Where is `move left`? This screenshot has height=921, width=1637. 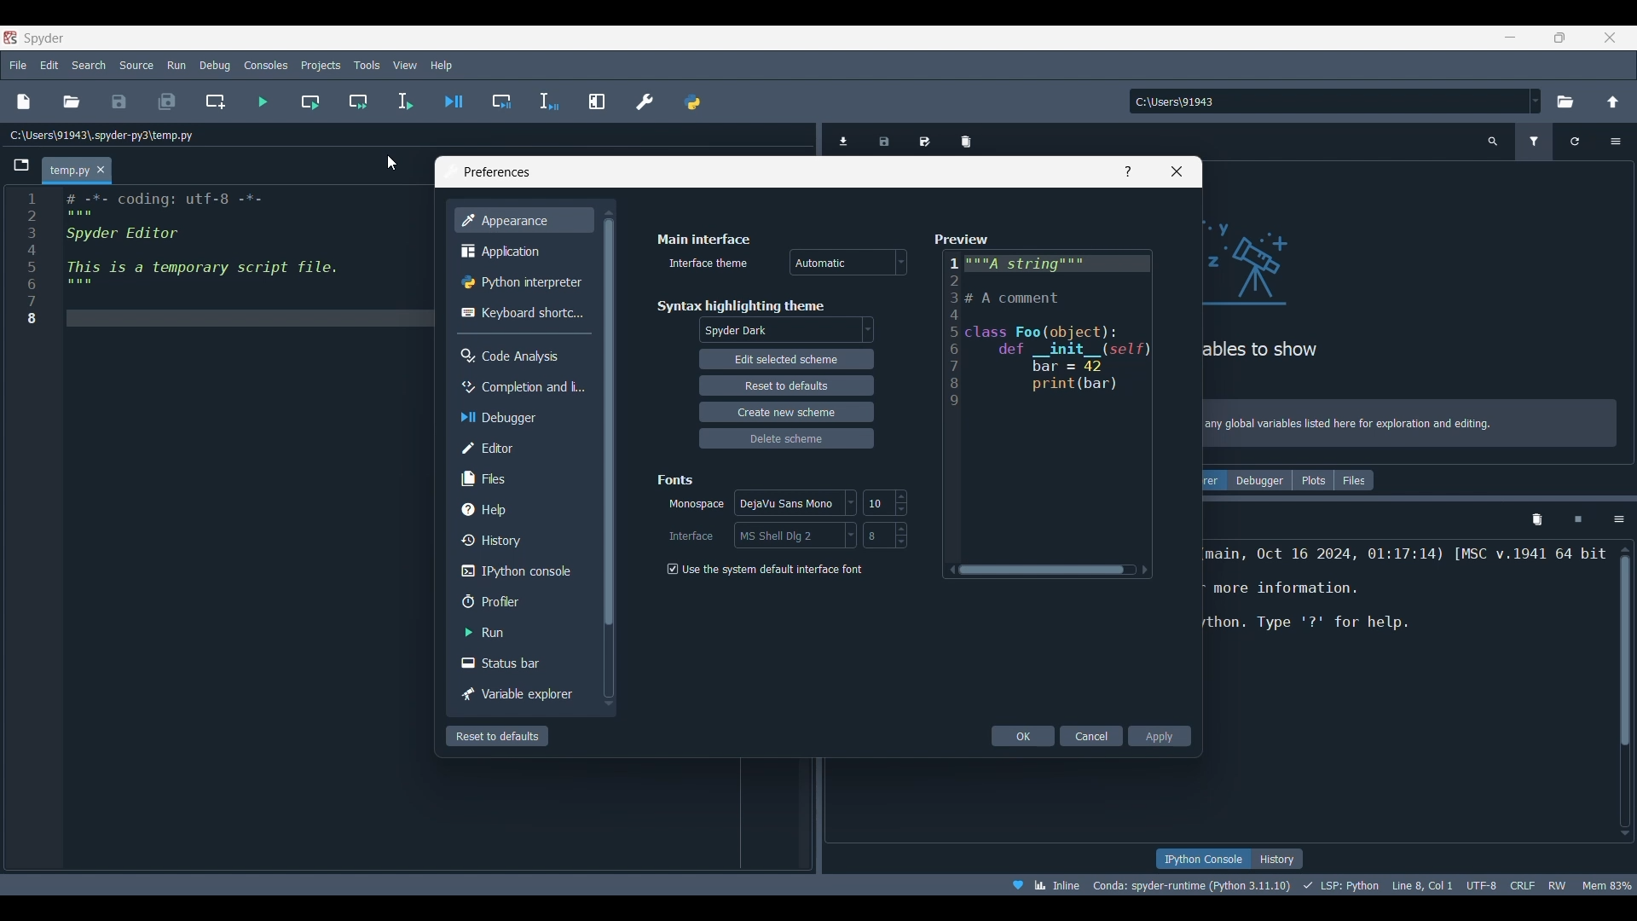
move left is located at coordinates (949, 571).